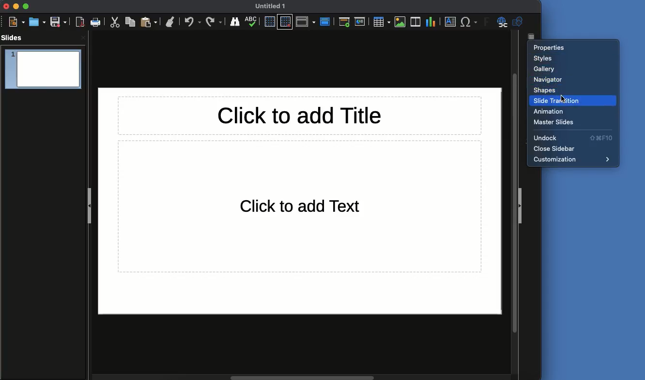 The image size is (645, 380). I want to click on Collapse, so click(524, 206).